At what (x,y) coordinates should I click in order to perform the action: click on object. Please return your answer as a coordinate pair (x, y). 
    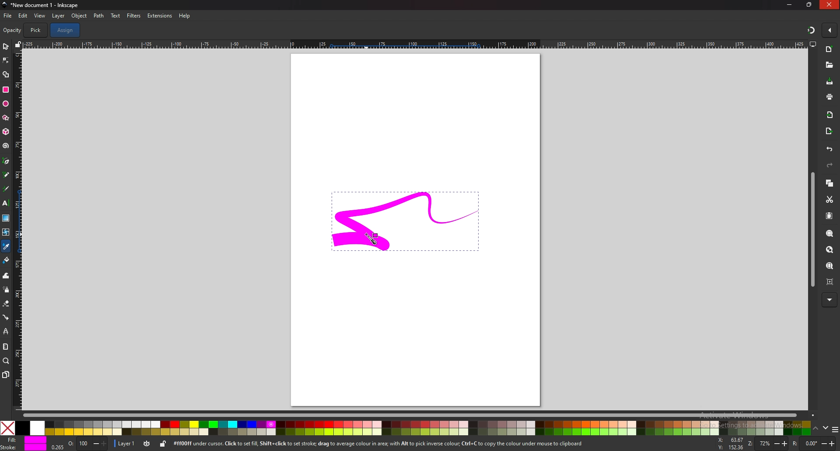
    Looking at the image, I should click on (81, 16).